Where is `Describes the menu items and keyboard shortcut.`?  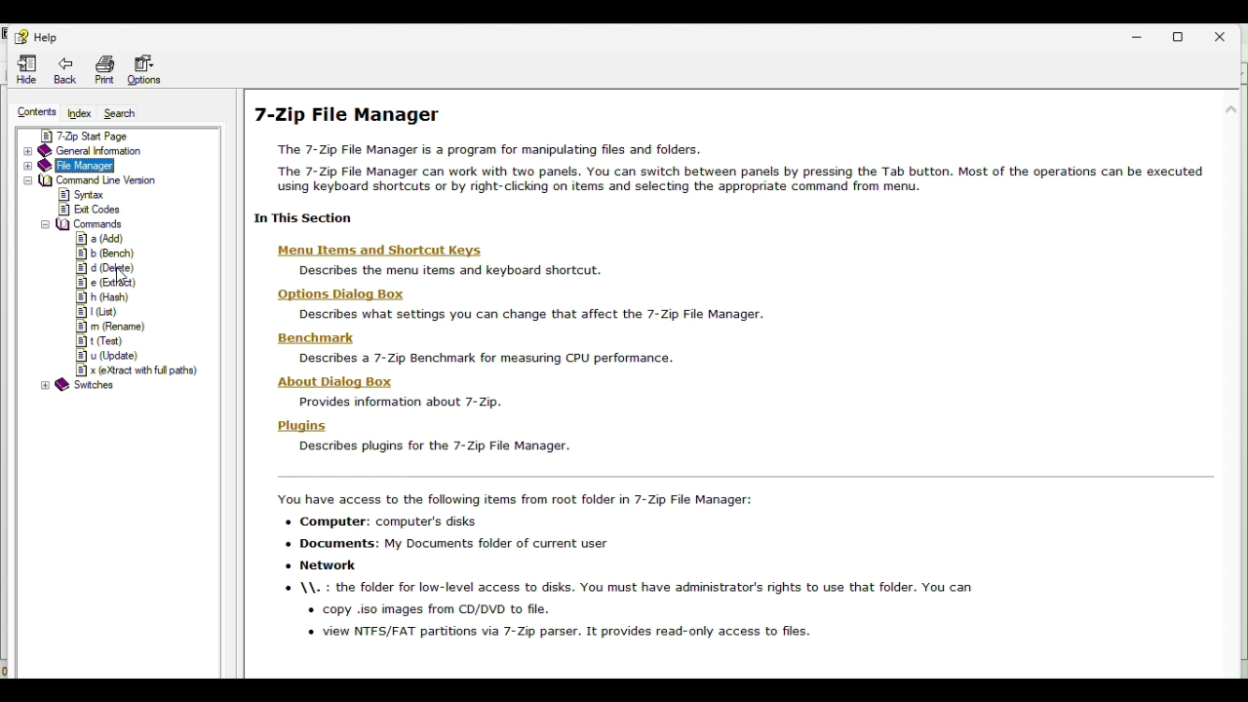 Describes the menu items and keyboard shortcut. is located at coordinates (444, 270).